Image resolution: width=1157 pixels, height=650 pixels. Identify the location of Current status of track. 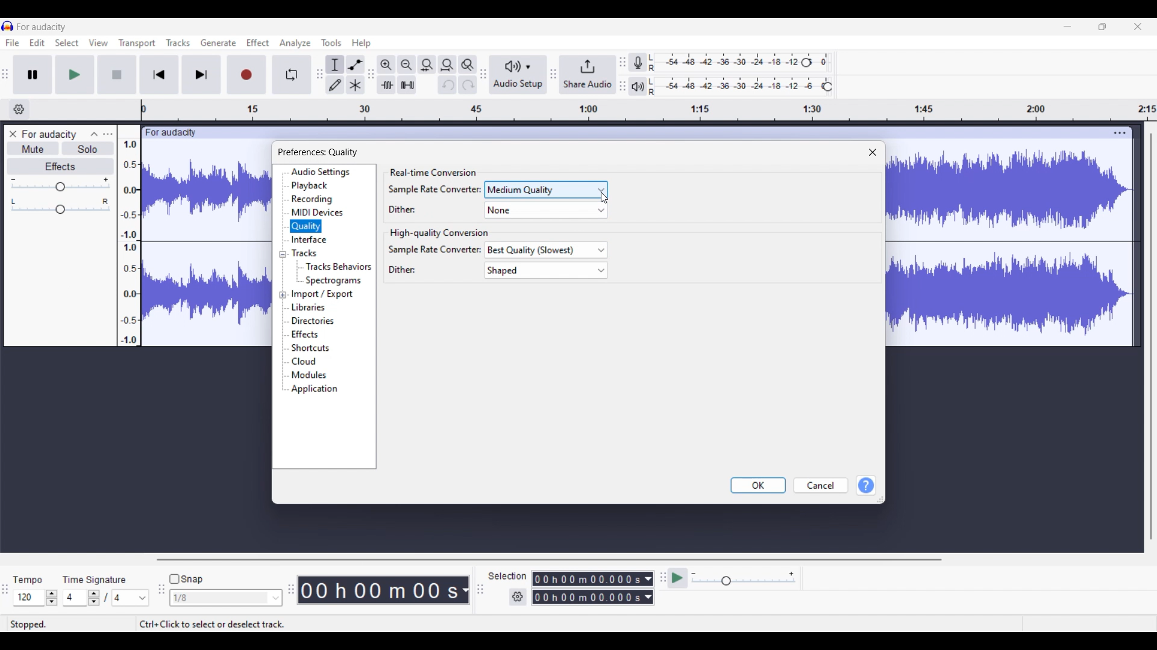
(28, 625).